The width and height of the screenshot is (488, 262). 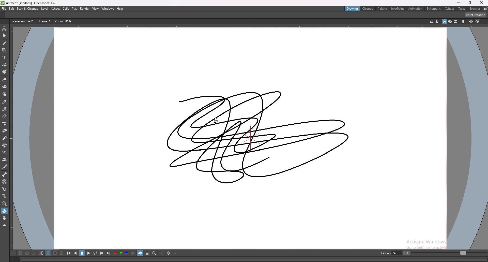 What do you see at coordinates (5, 109) in the screenshot?
I see `rgb picker` at bounding box center [5, 109].